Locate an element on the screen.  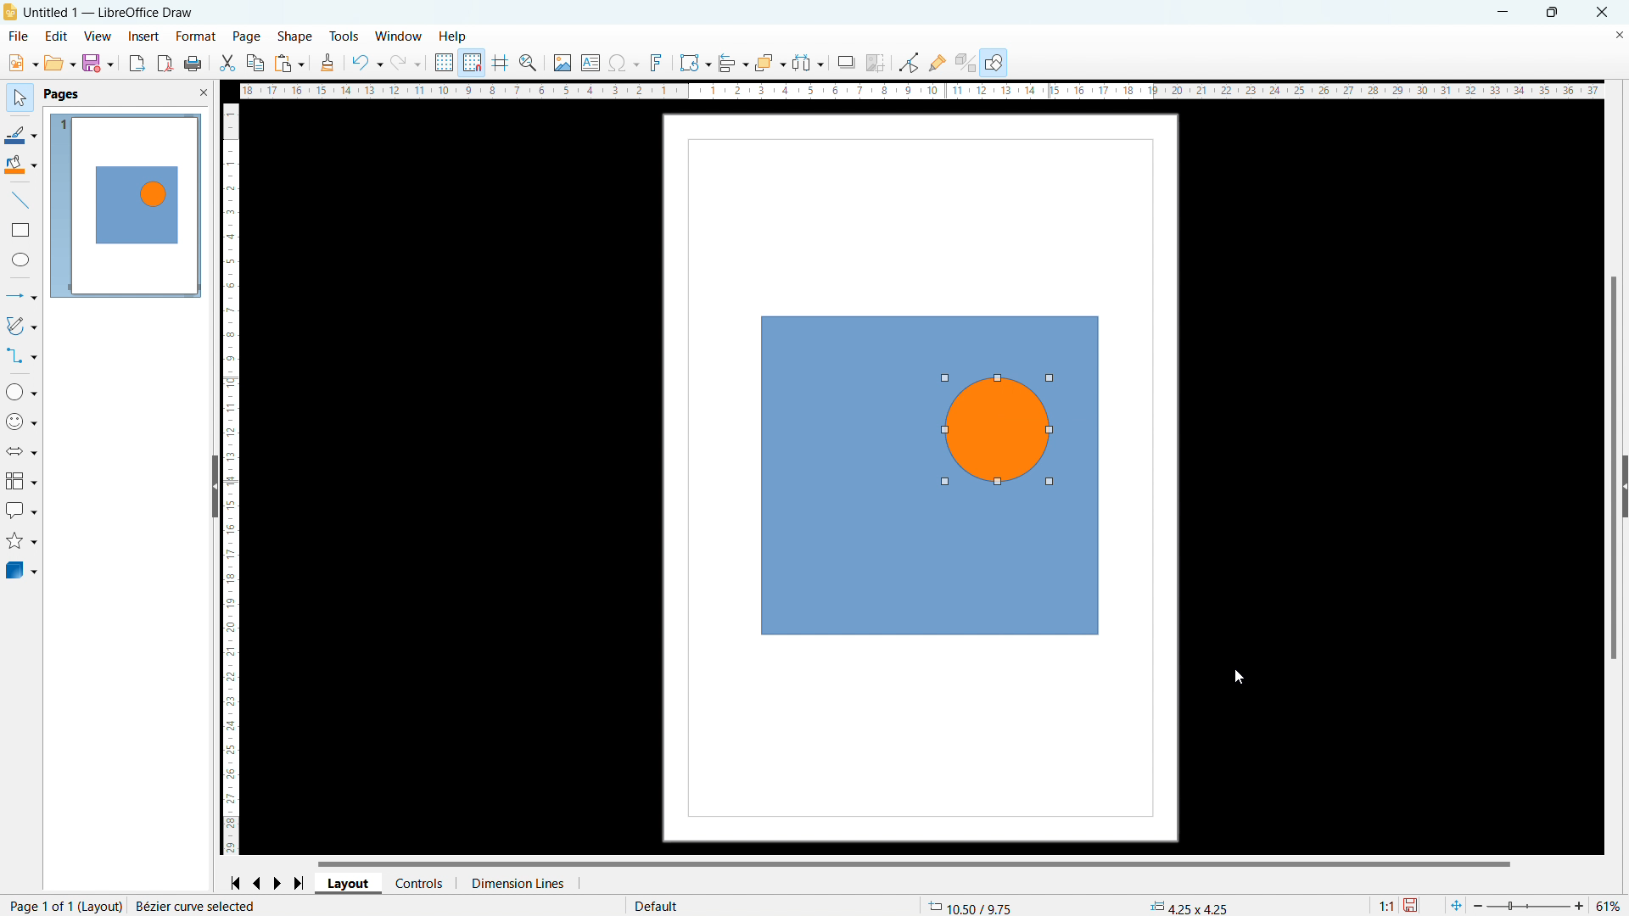
select tool is located at coordinates (19, 97).